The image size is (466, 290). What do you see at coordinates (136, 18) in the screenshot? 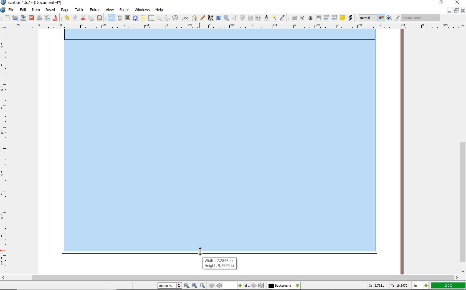
I see `render frame` at bounding box center [136, 18].